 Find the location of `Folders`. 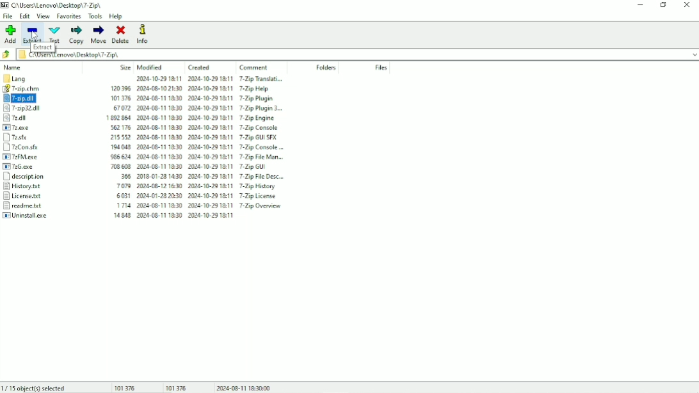

Folders is located at coordinates (325, 68).